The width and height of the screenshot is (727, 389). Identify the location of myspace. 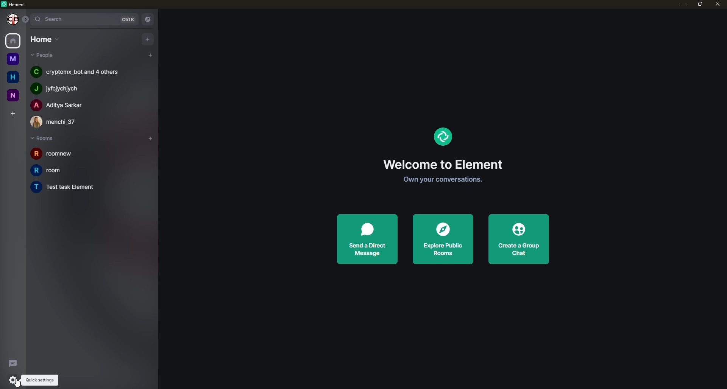
(12, 58).